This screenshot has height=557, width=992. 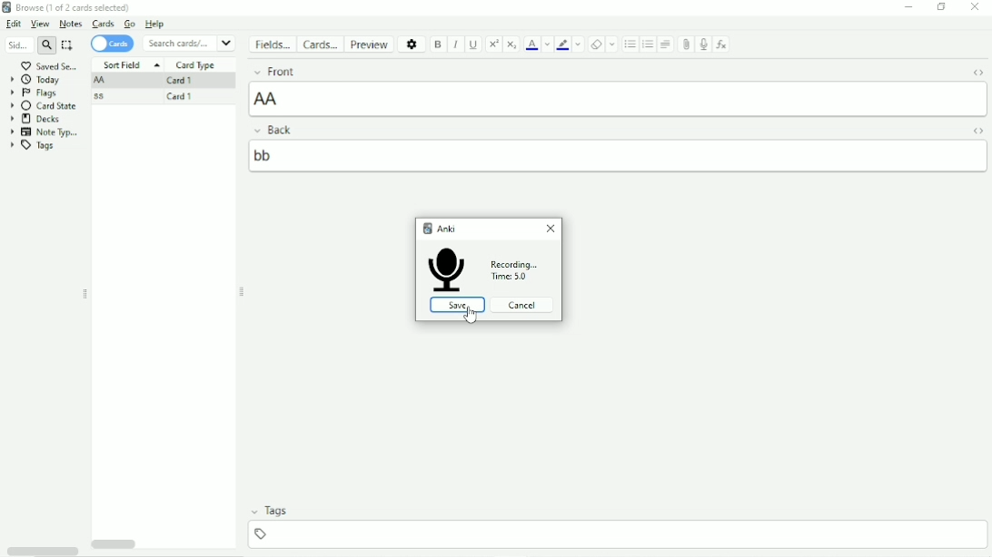 I want to click on Italic, so click(x=456, y=45).